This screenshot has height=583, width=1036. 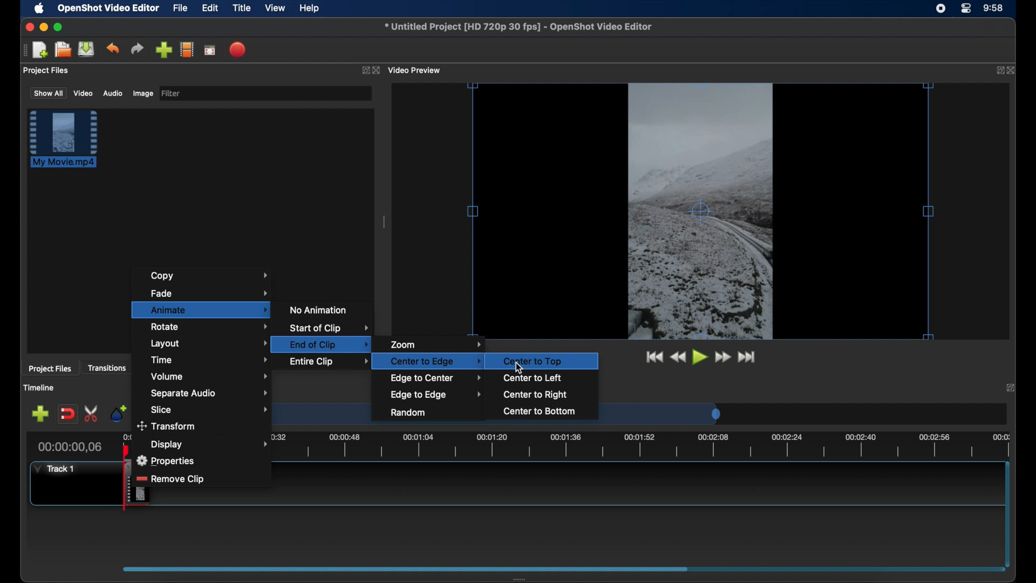 What do you see at coordinates (364, 71) in the screenshot?
I see `expand` at bounding box center [364, 71].